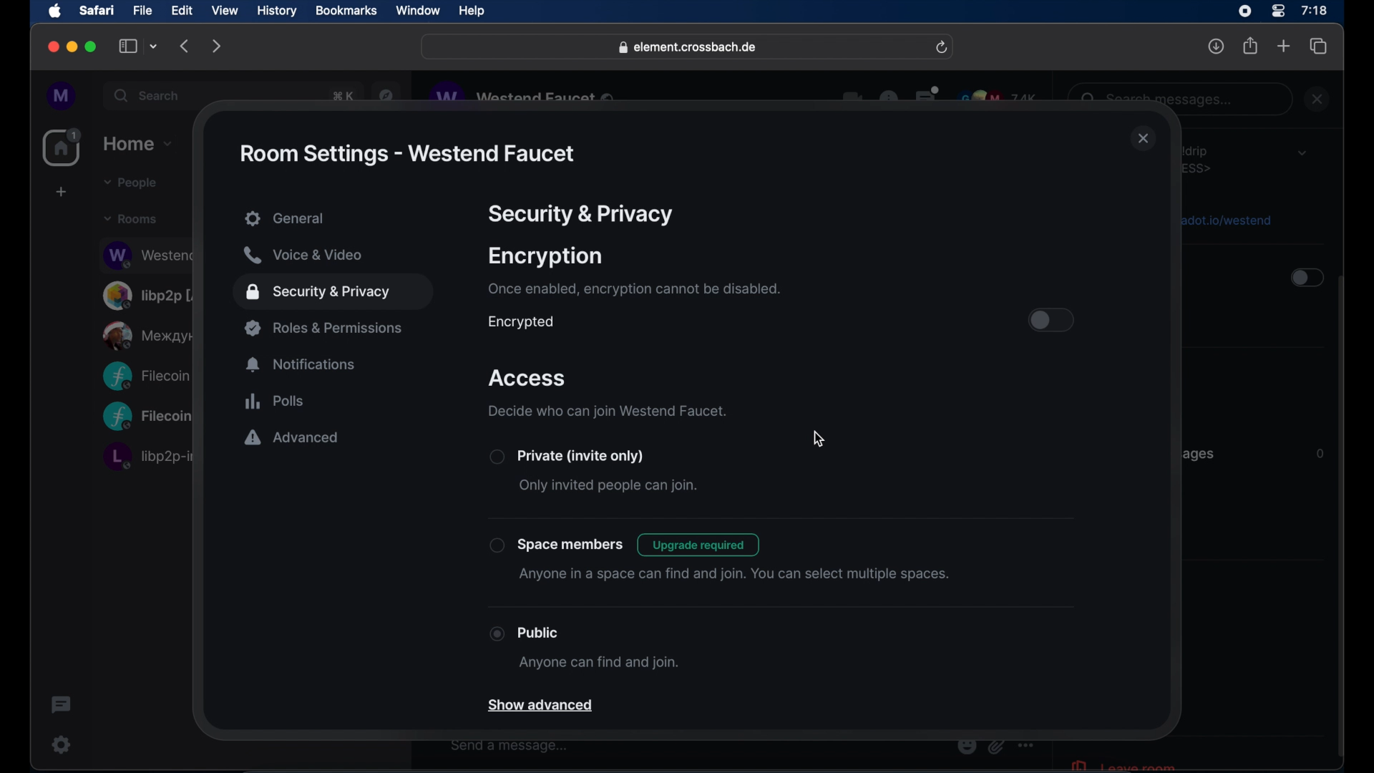 The image size is (1374, 773). What do you see at coordinates (302, 365) in the screenshot?
I see `notifications` at bounding box center [302, 365].